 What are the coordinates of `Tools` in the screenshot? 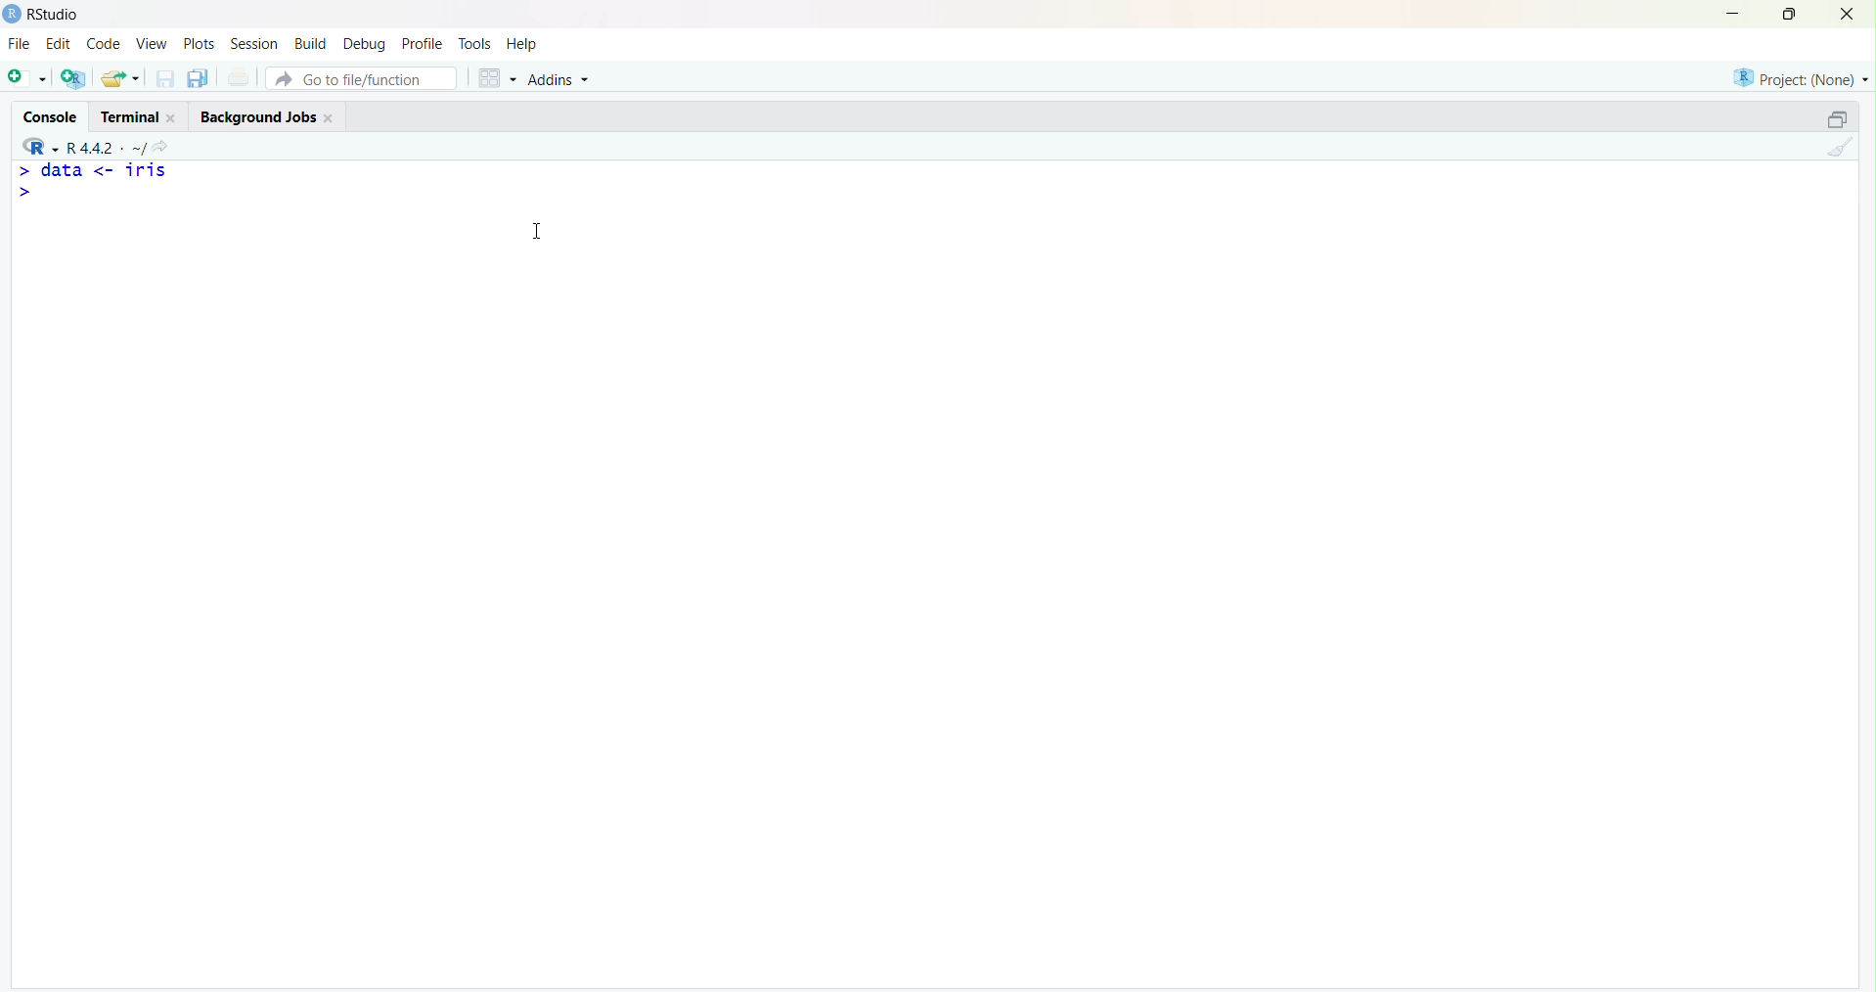 It's located at (474, 42).